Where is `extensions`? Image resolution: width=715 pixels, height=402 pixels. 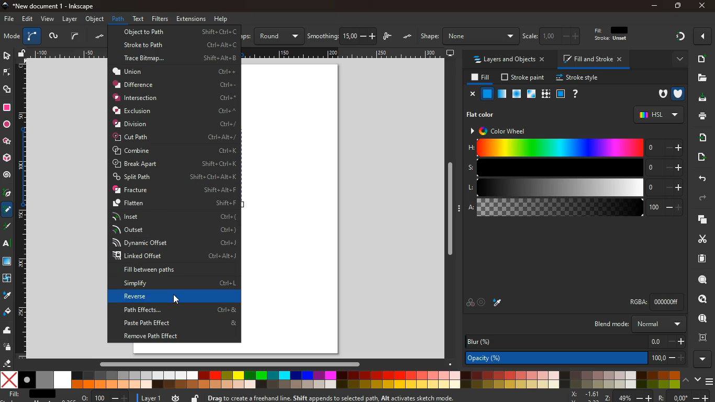
extensions is located at coordinates (191, 19).